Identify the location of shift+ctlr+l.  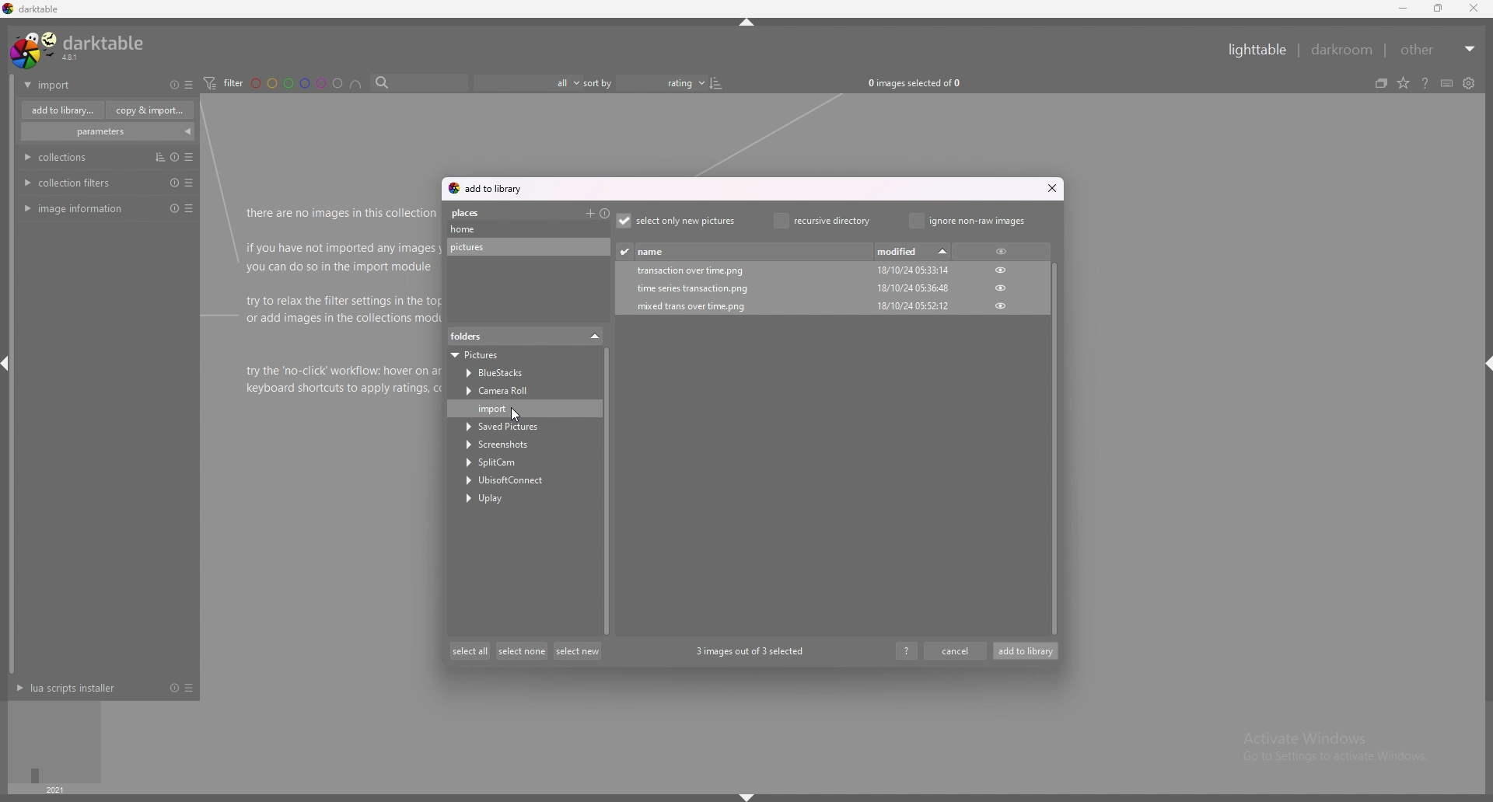
(9, 366).